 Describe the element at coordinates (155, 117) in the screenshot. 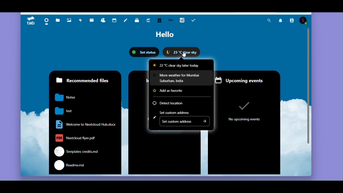

I see `Edit` at that location.